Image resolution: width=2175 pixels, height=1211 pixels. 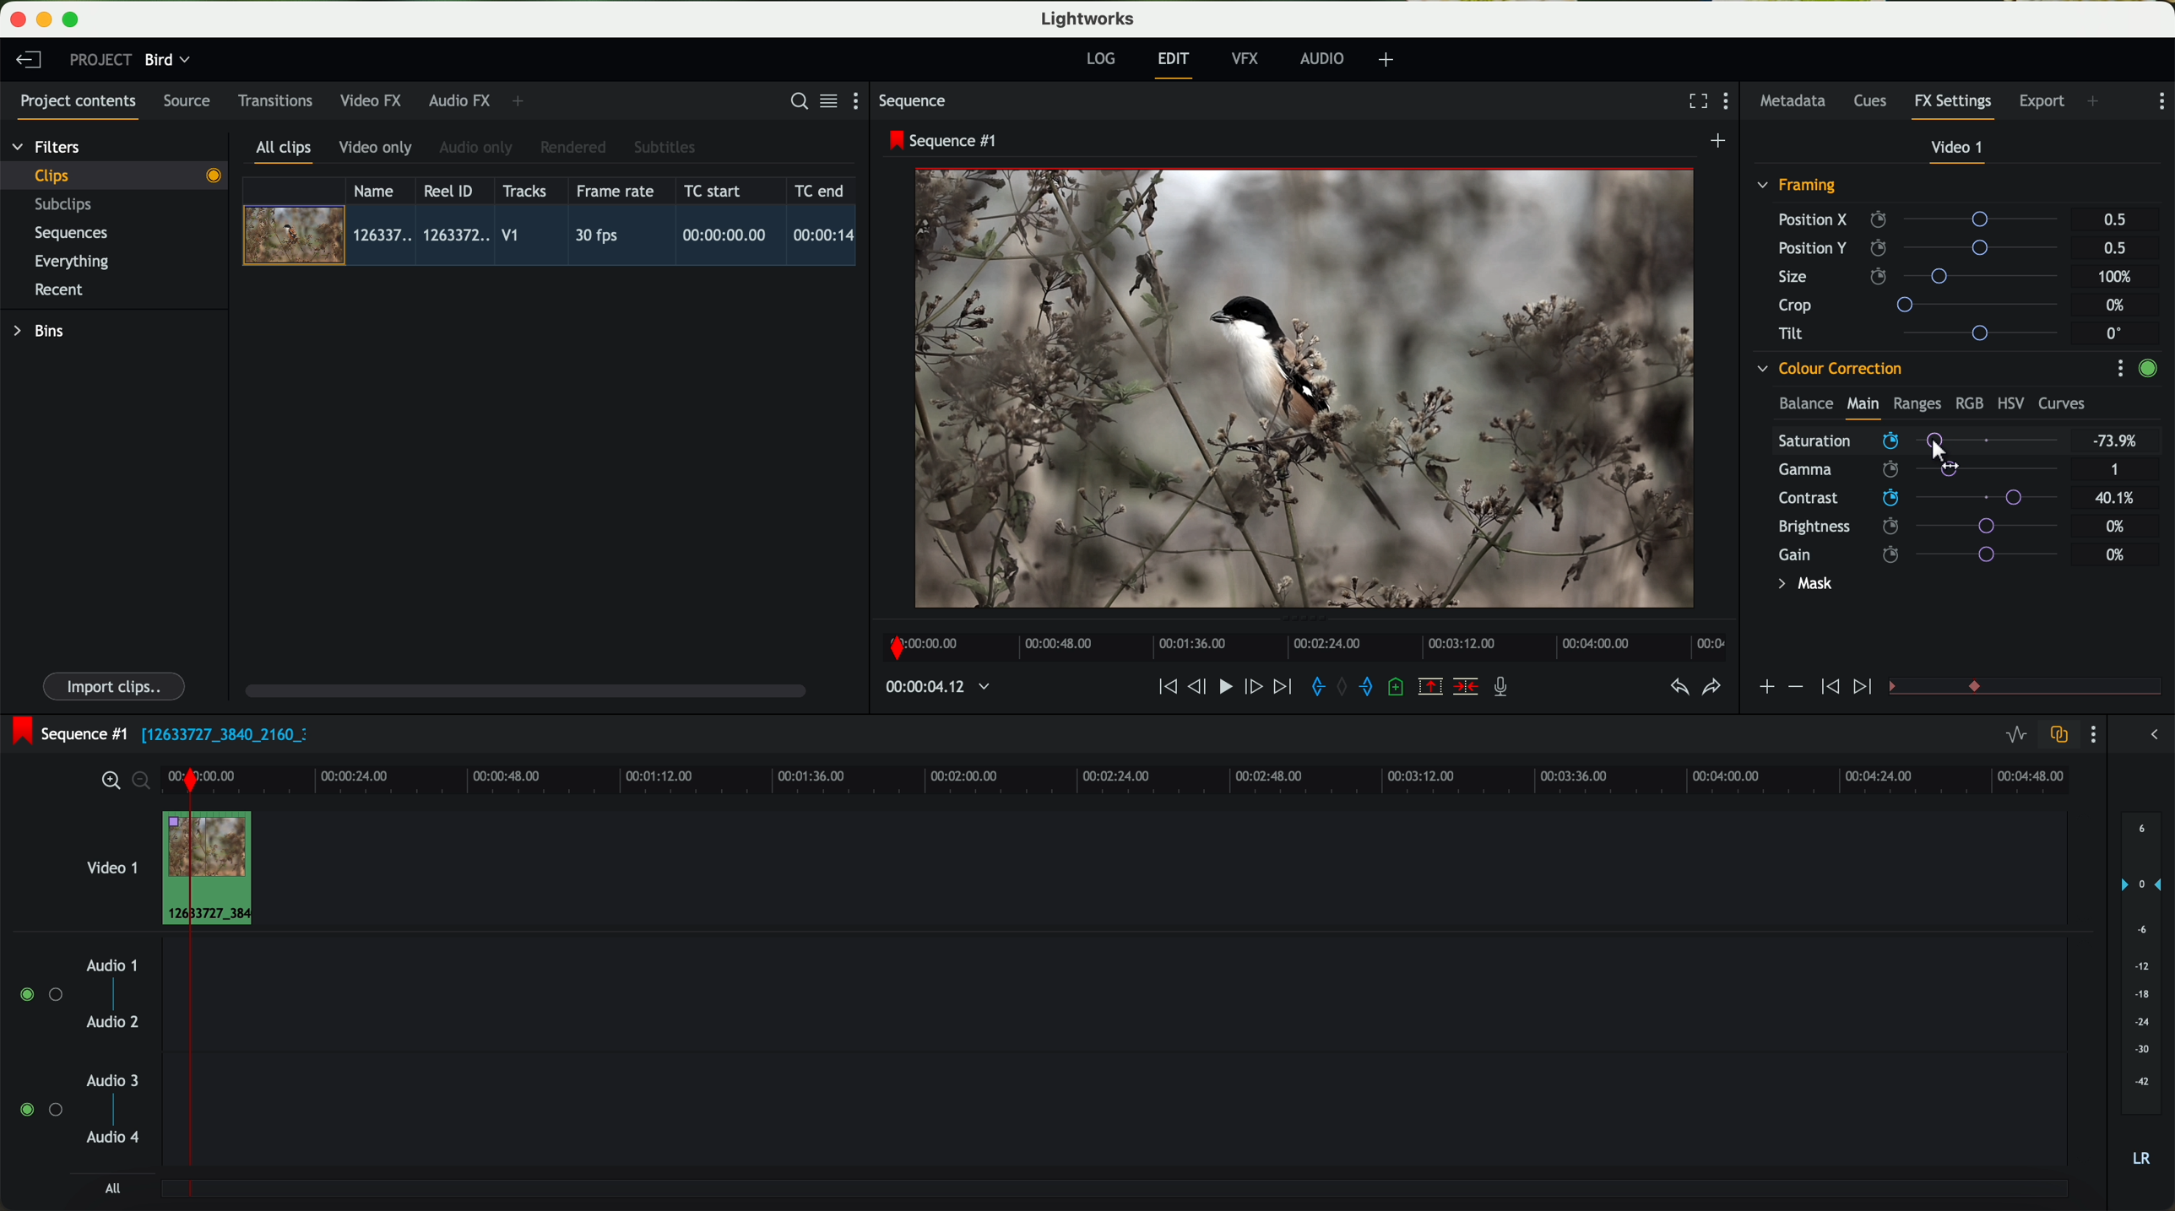 What do you see at coordinates (375, 149) in the screenshot?
I see `video only` at bounding box center [375, 149].